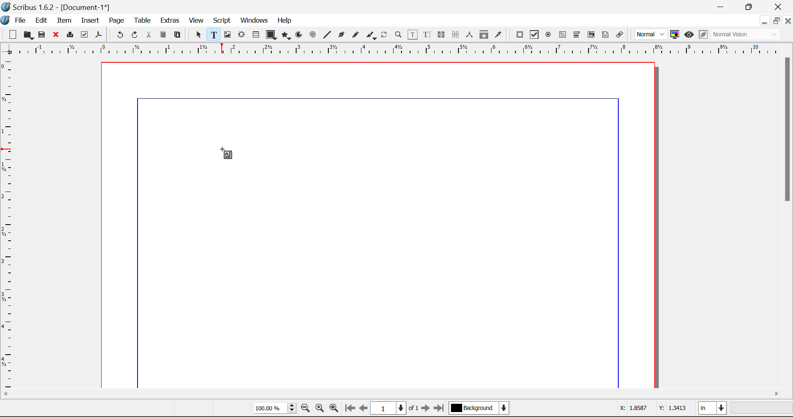 This screenshot has width=793, height=417. Describe the element at coordinates (385, 34) in the screenshot. I see `Rotate` at that location.